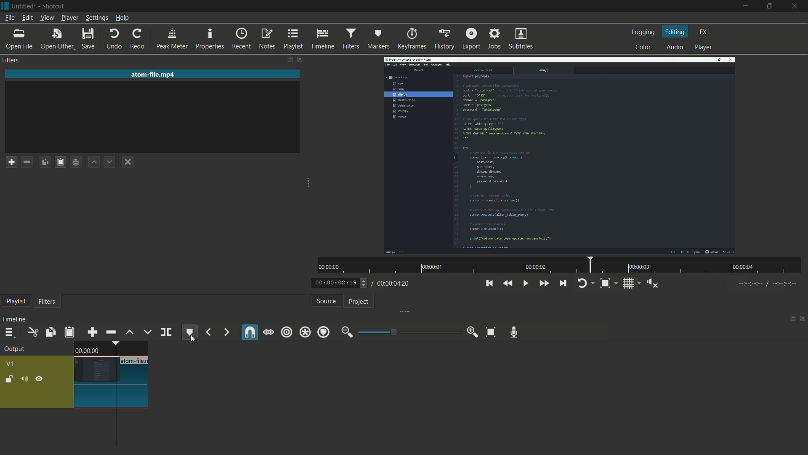  What do you see at coordinates (45, 162) in the screenshot?
I see `paste filters` at bounding box center [45, 162].